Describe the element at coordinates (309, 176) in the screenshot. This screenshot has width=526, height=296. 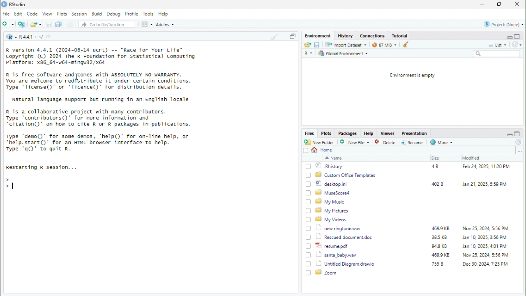
I see `Checkbox` at that location.